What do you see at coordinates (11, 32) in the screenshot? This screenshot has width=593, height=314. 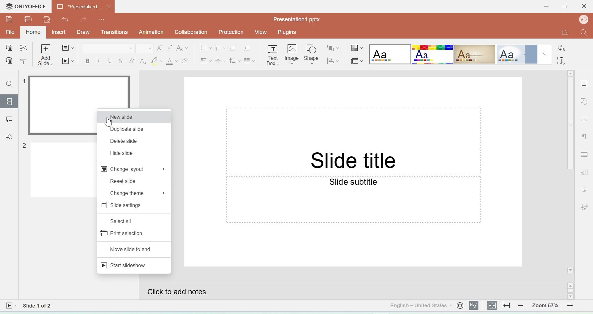 I see `File` at bounding box center [11, 32].